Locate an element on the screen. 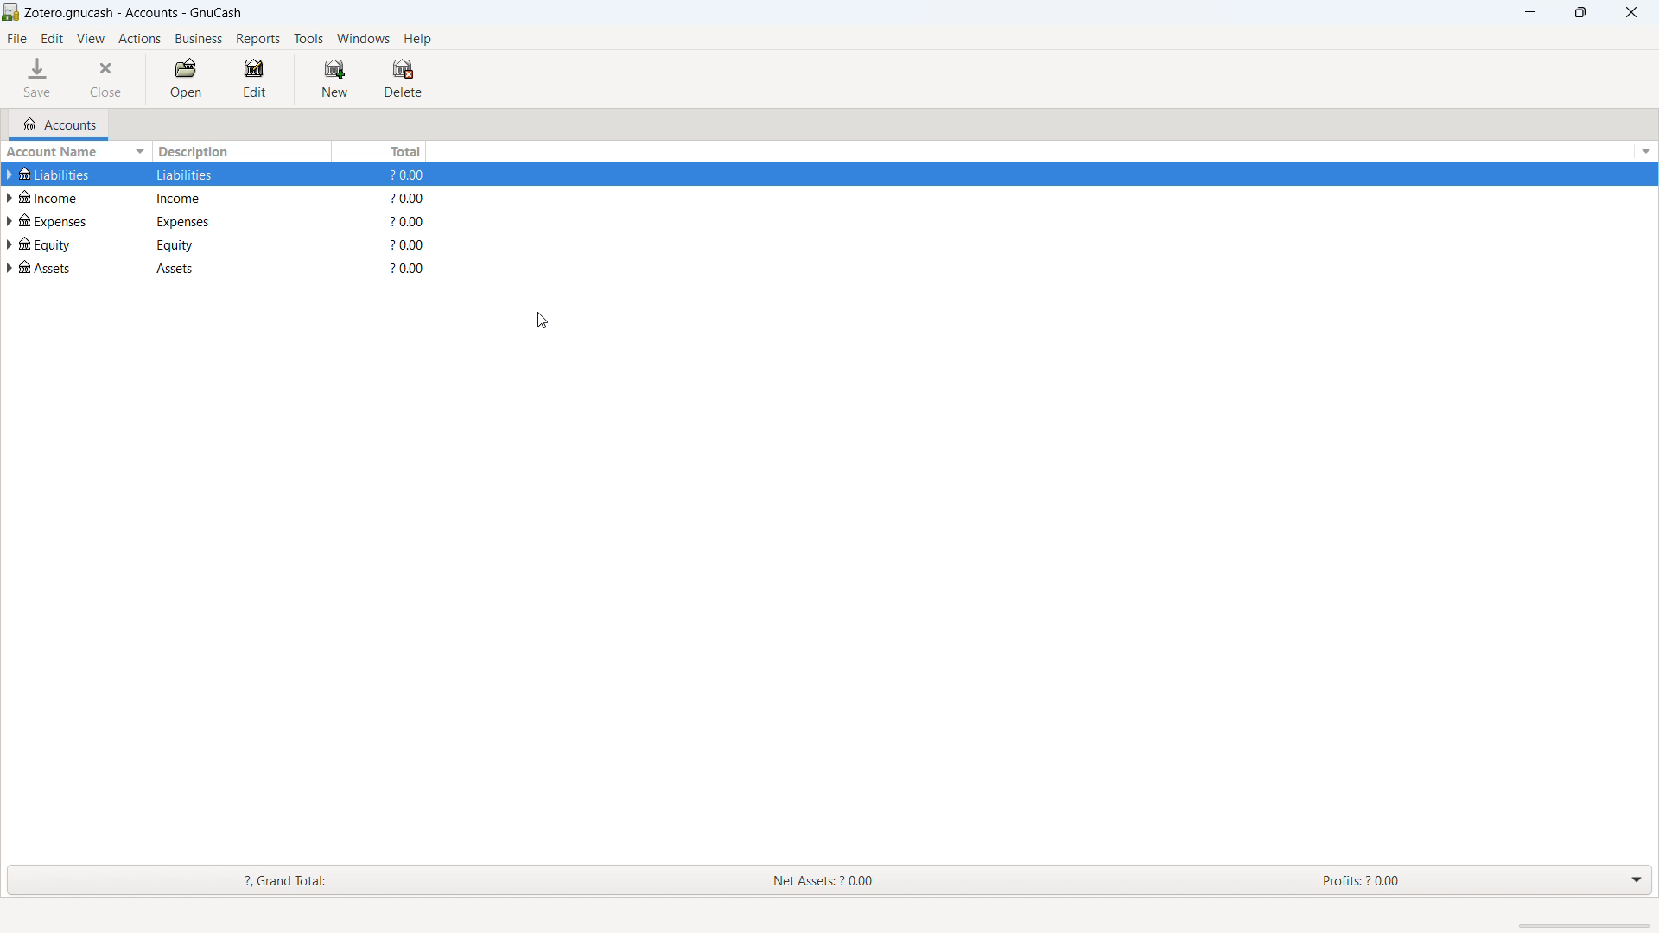 This screenshot has height=933, width=1659. save is located at coordinates (40, 79).